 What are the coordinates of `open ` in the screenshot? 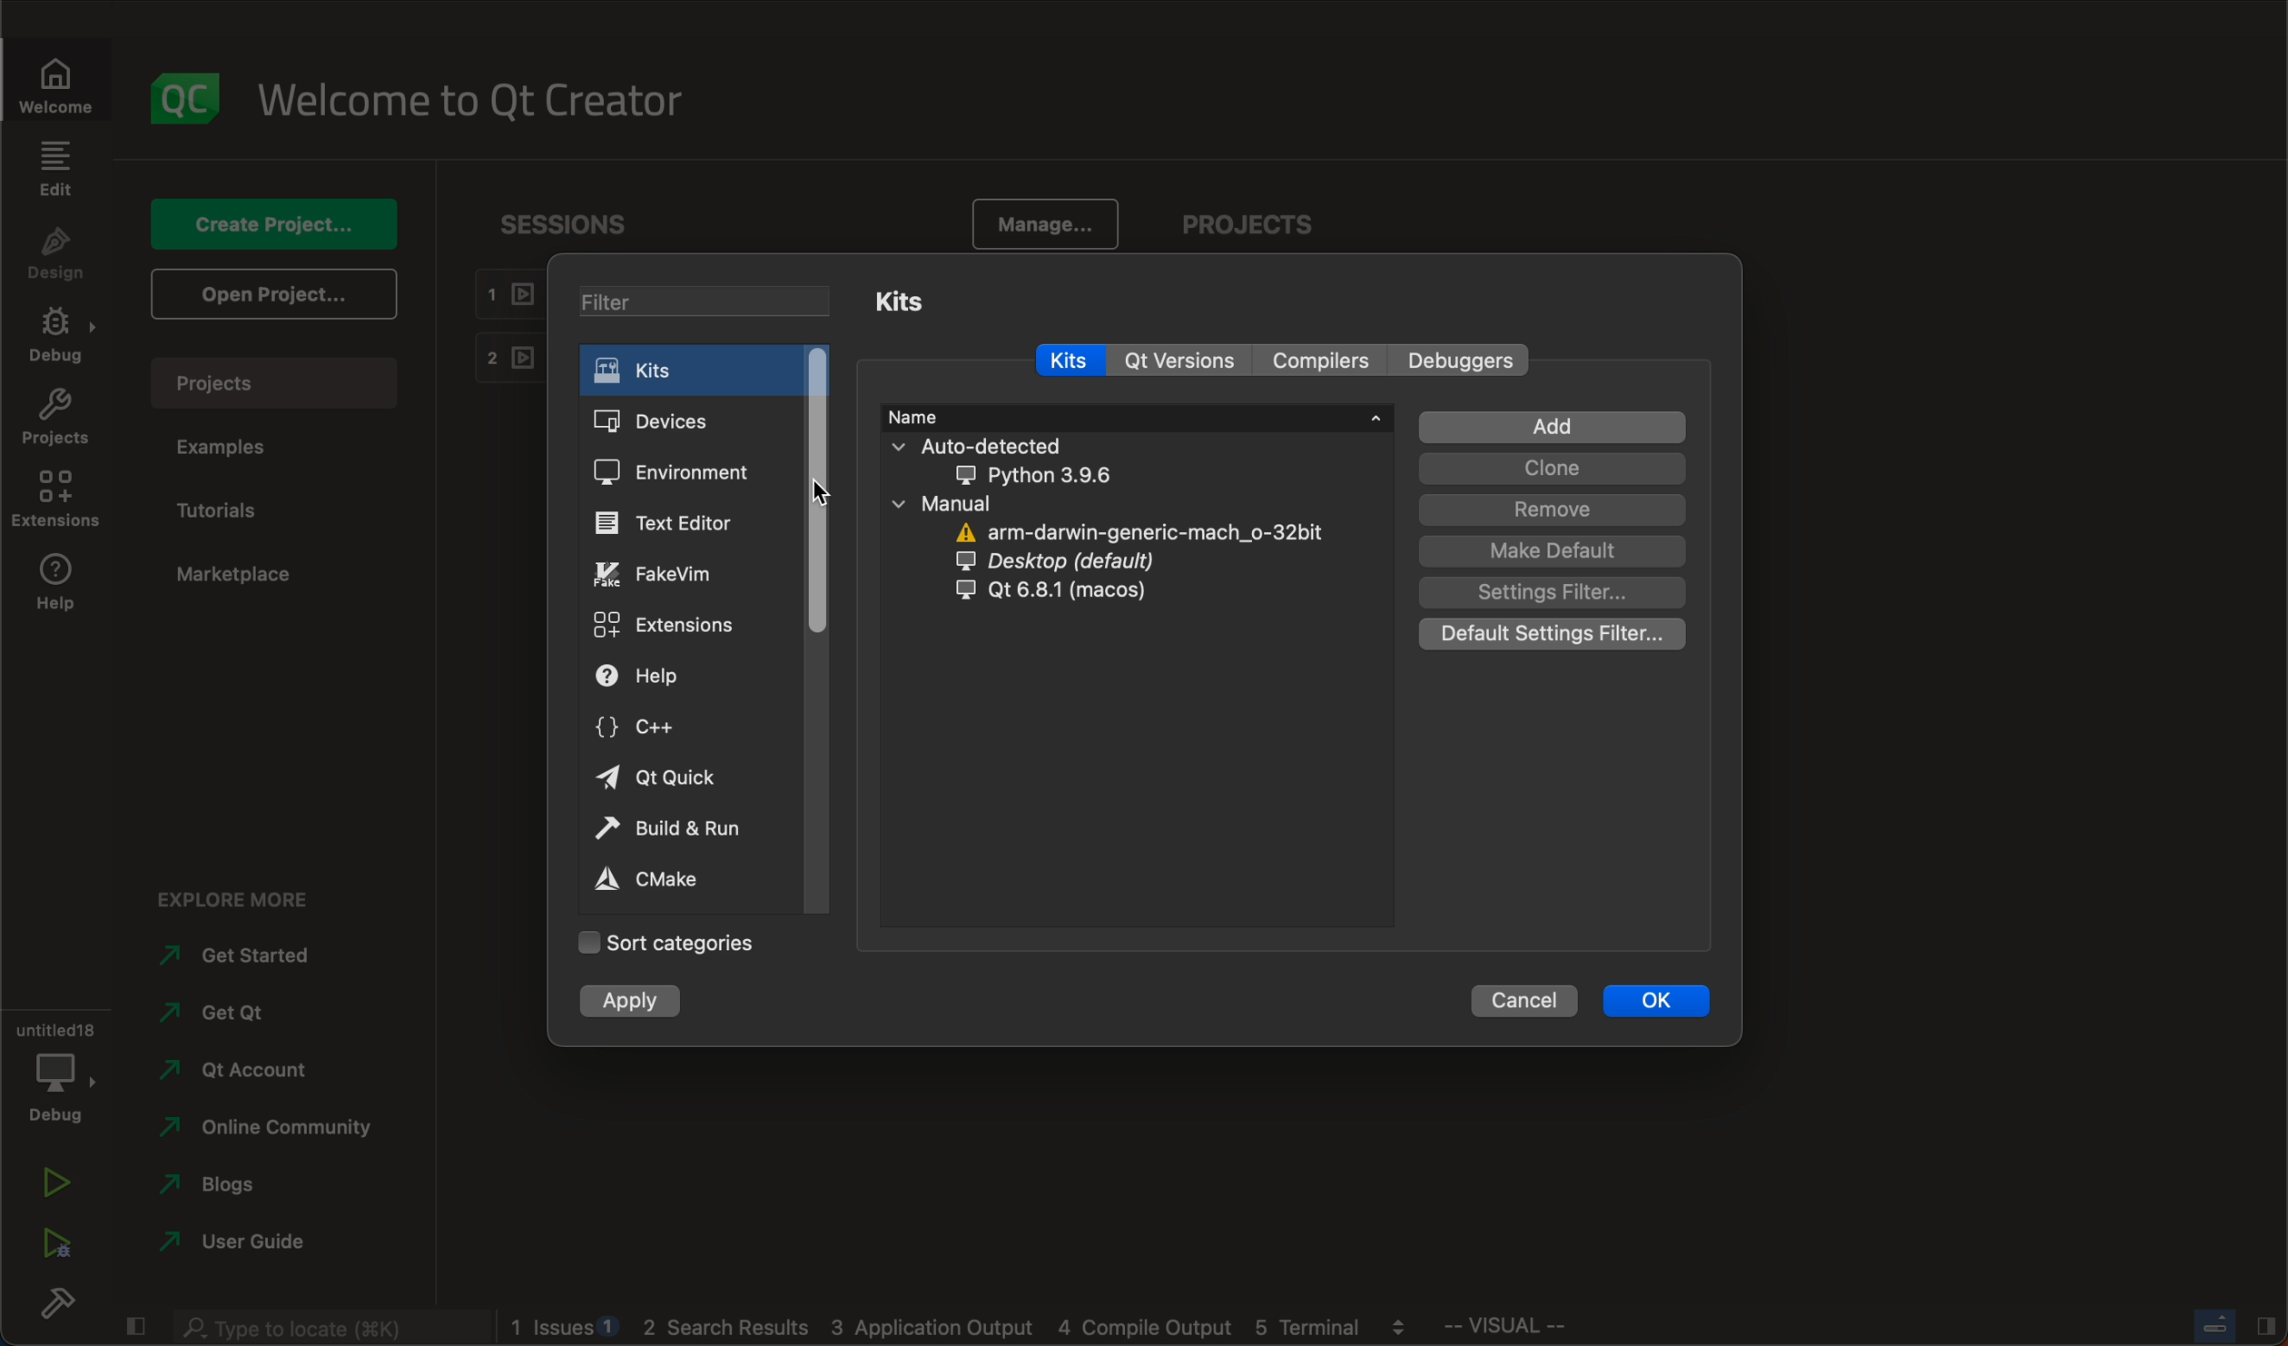 It's located at (270, 294).